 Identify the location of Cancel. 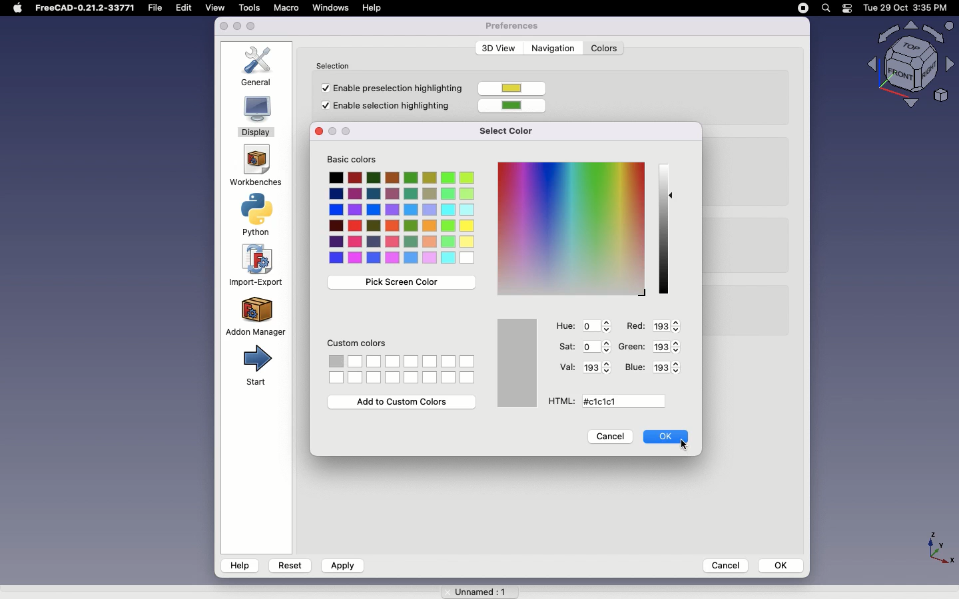
(721, 564).